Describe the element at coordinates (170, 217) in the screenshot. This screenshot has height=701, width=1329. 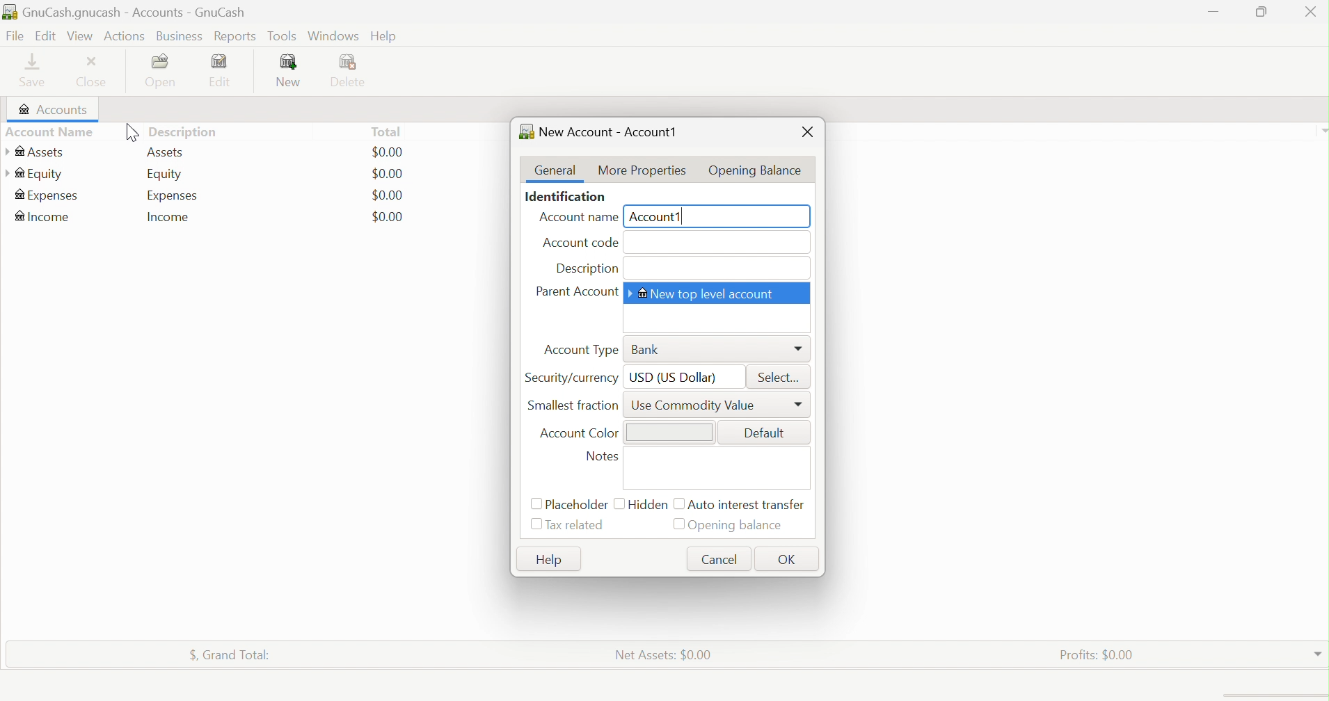
I see `Income` at that location.